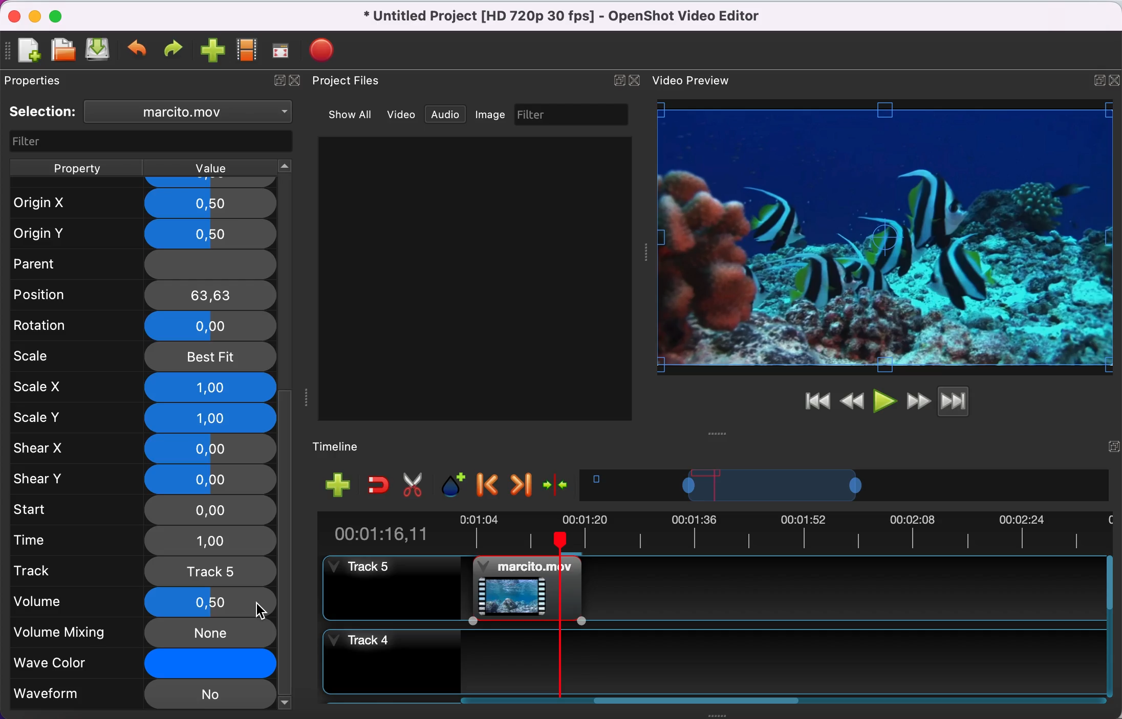  What do you see at coordinates (847, 488) in the screenshot?
I see `timeline` at bounding box center [847, 488].